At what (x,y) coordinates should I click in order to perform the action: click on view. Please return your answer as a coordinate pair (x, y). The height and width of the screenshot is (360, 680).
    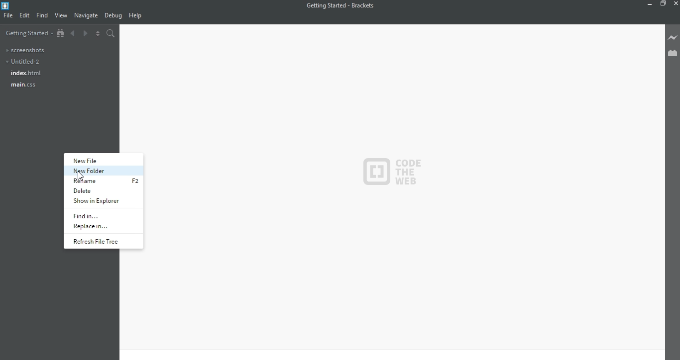
    Looking at the image, I should click on (61, 15).